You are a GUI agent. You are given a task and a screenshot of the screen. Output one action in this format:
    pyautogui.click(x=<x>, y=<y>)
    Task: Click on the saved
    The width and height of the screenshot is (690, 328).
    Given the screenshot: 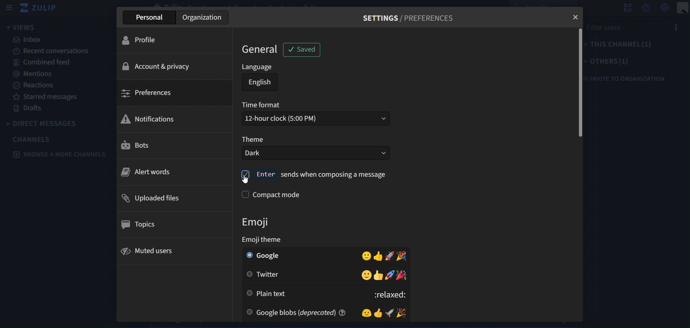 What is the action you would take?
    pyautogui.click(x=303, y=50)
    